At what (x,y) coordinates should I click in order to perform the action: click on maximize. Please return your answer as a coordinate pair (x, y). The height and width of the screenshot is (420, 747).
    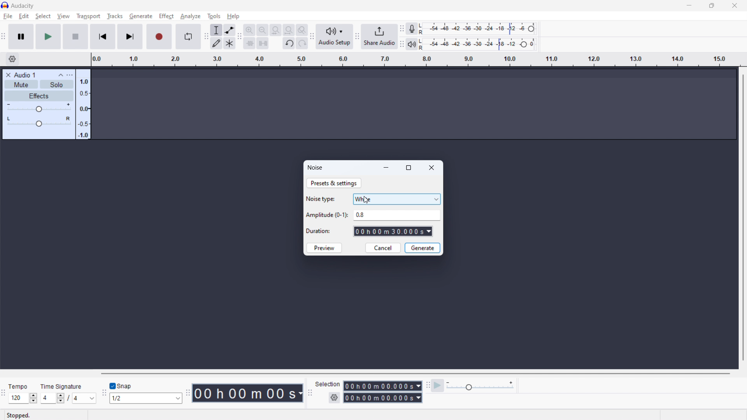
    Looking at the image, I should click on (711, 5).